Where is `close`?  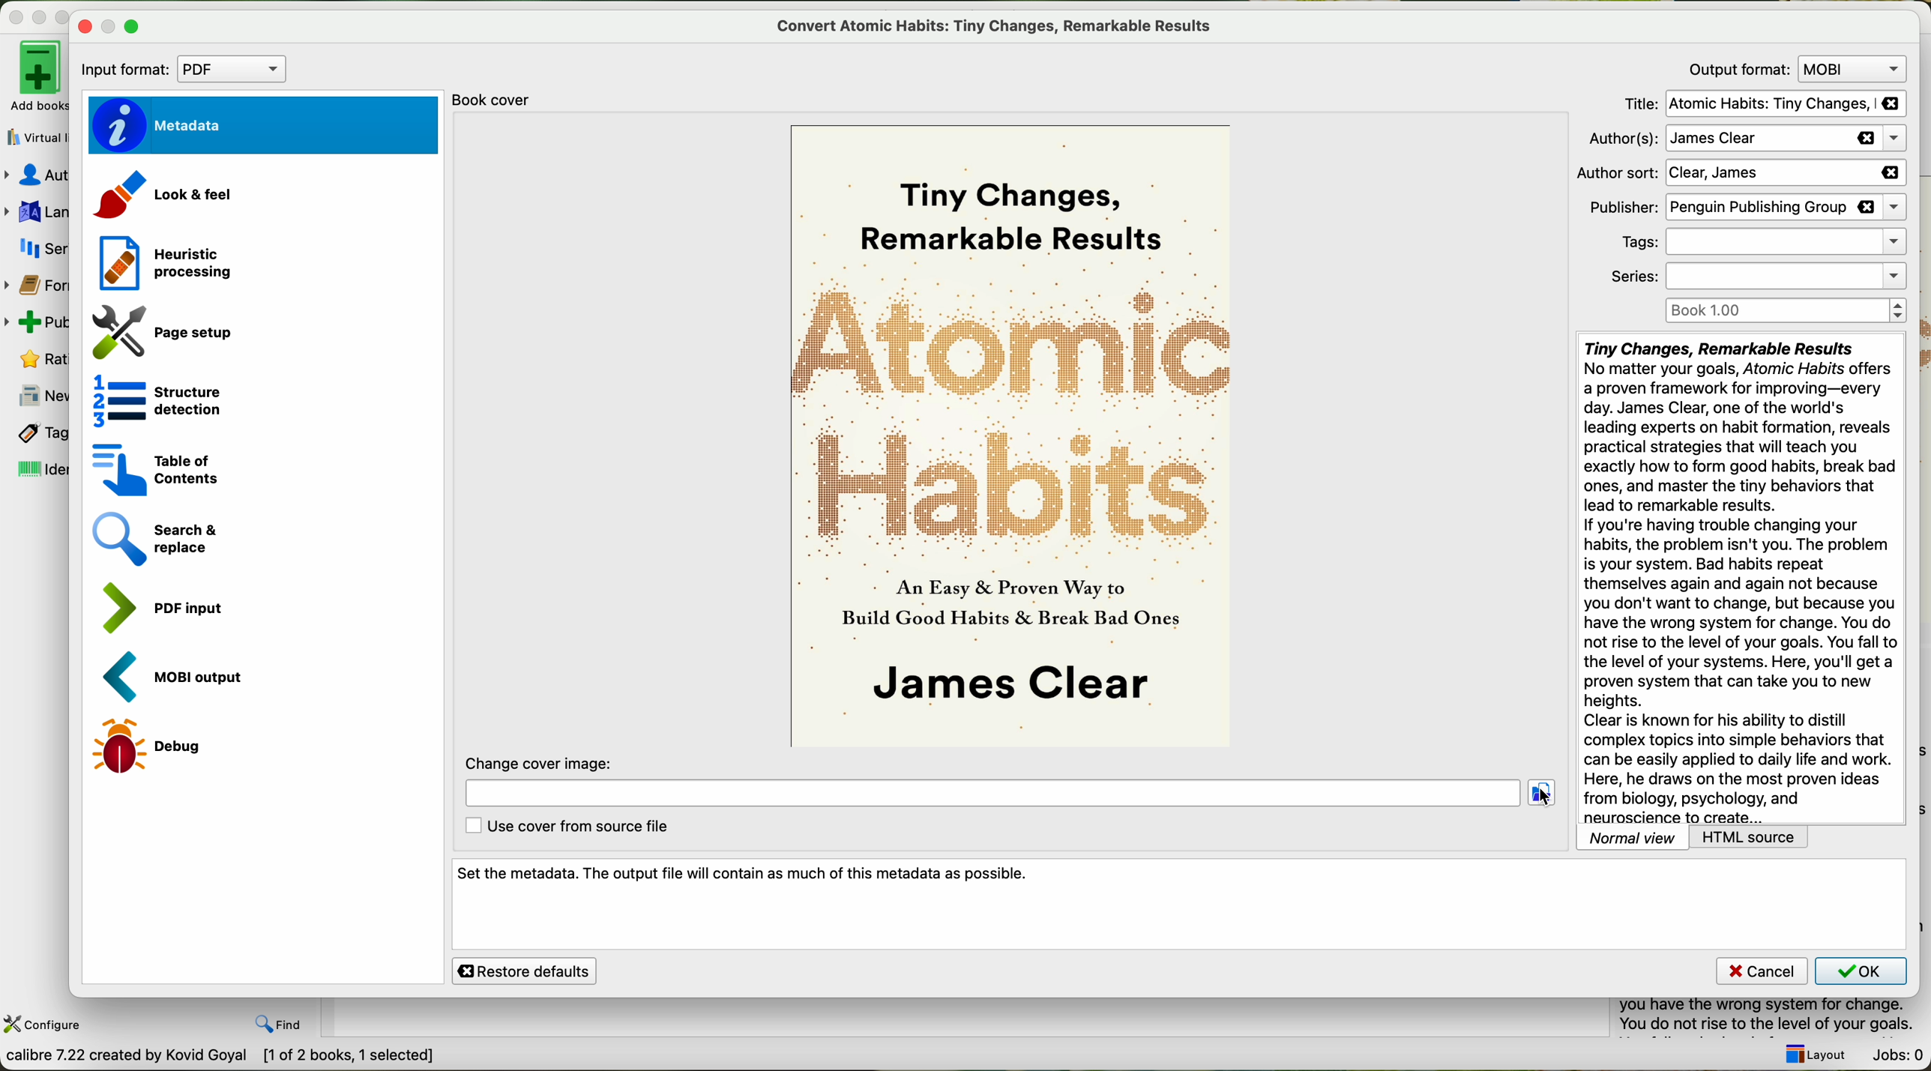
close is located at coordinates (85, 28).